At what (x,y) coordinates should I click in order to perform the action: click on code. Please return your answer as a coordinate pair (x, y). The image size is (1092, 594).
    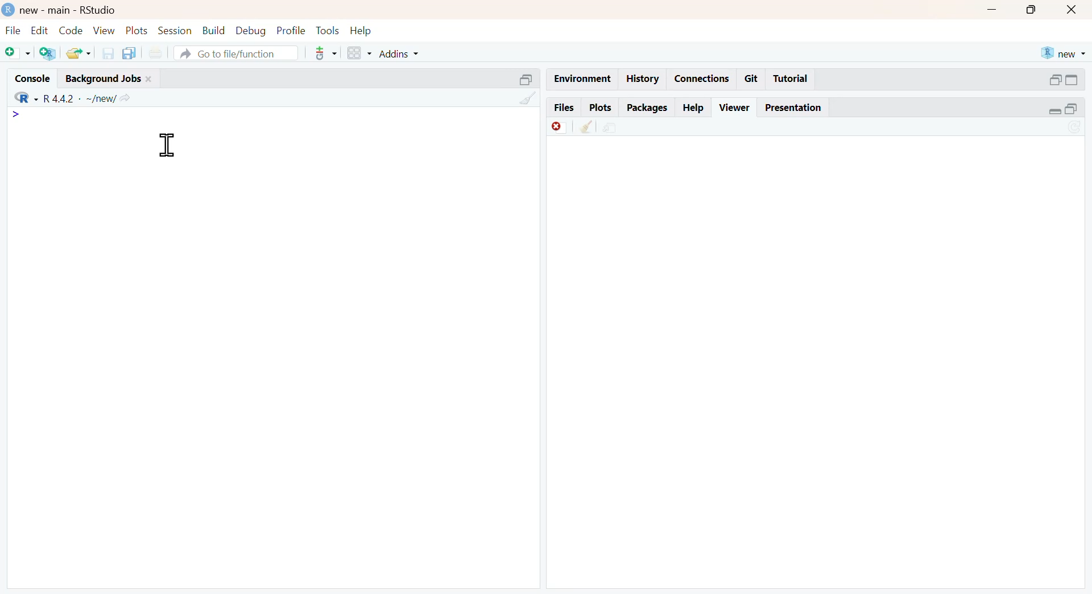
    Looking at the image, I should click on (71, 30).